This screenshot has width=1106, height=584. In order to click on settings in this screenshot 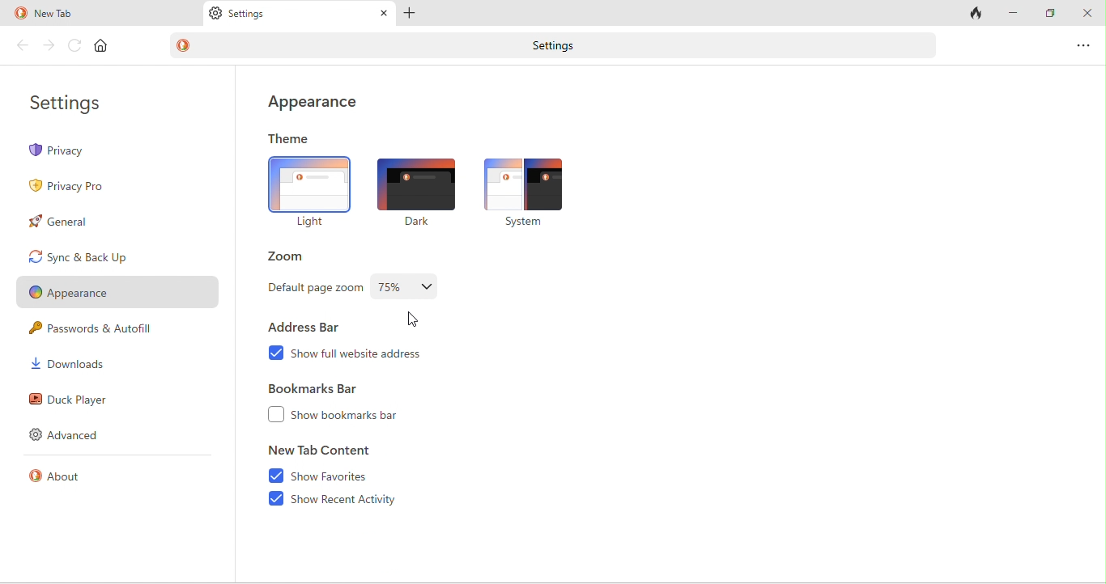, I will do `click(74, 106)`.